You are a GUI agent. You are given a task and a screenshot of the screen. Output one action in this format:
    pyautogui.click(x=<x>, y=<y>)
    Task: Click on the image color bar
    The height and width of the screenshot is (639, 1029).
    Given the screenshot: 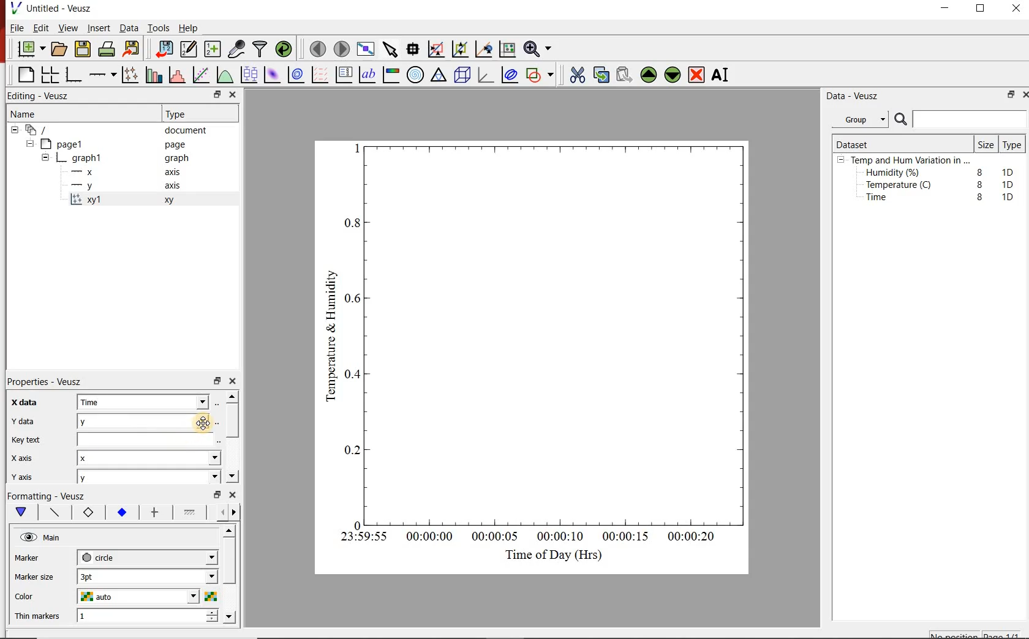 What is the action you would take?
    pyautogui.click(x=393, y=75)
    